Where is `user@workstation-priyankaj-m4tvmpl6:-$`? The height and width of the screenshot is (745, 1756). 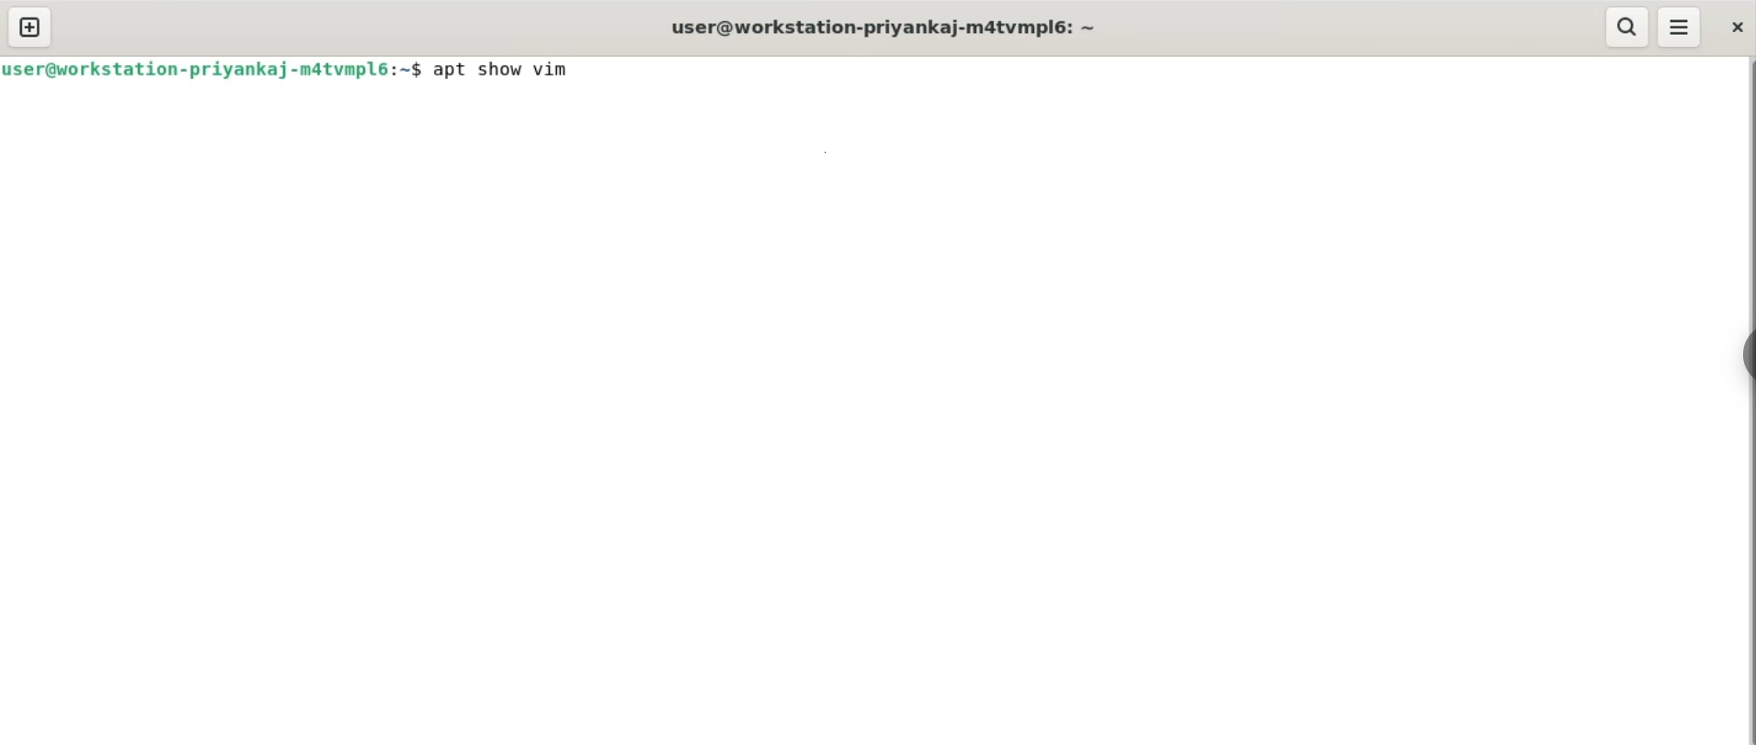
user@workstation-priyankaj-m4tvmpl6:-$ is located at coordinates (212, 70).